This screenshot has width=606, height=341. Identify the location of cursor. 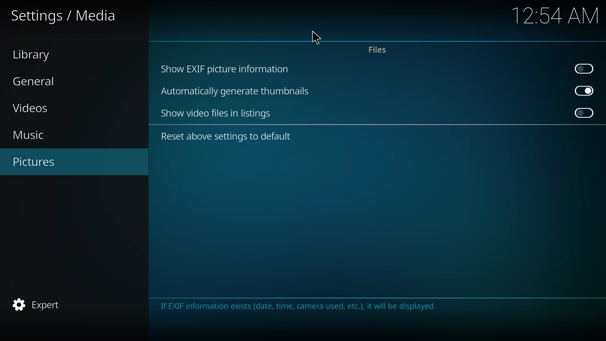
(318, 37).